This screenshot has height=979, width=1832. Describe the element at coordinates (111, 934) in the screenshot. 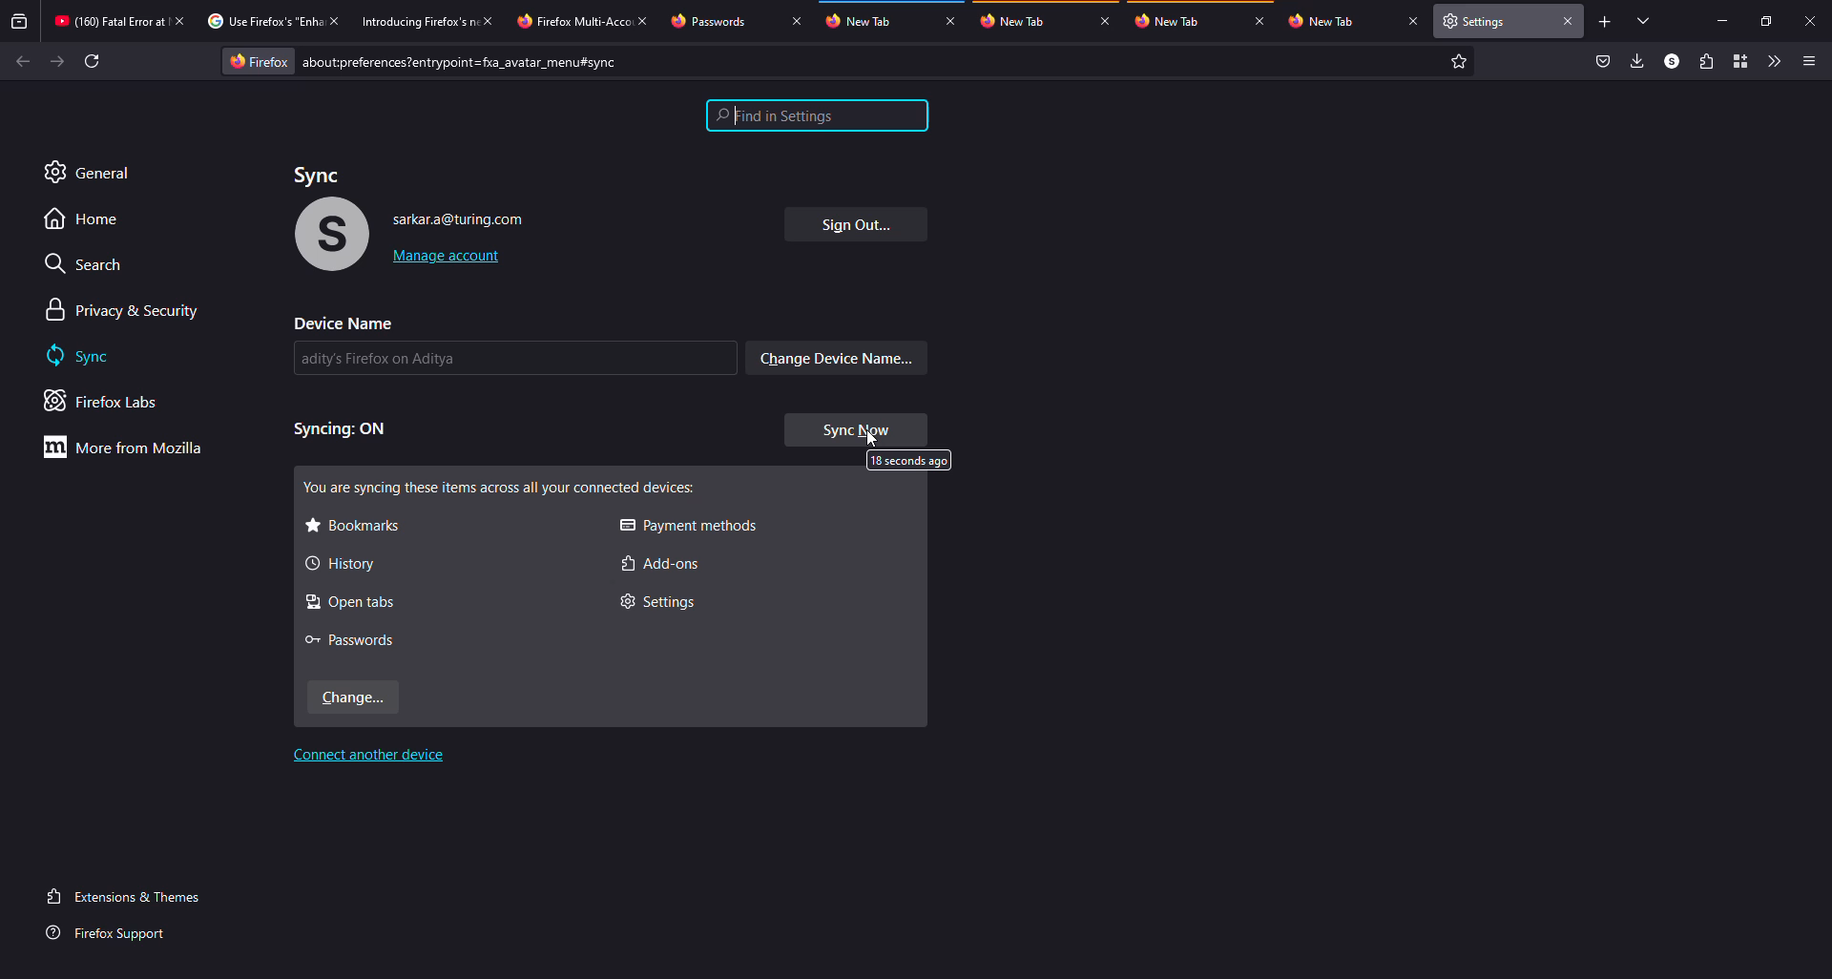

I see `firefox support` at that location.